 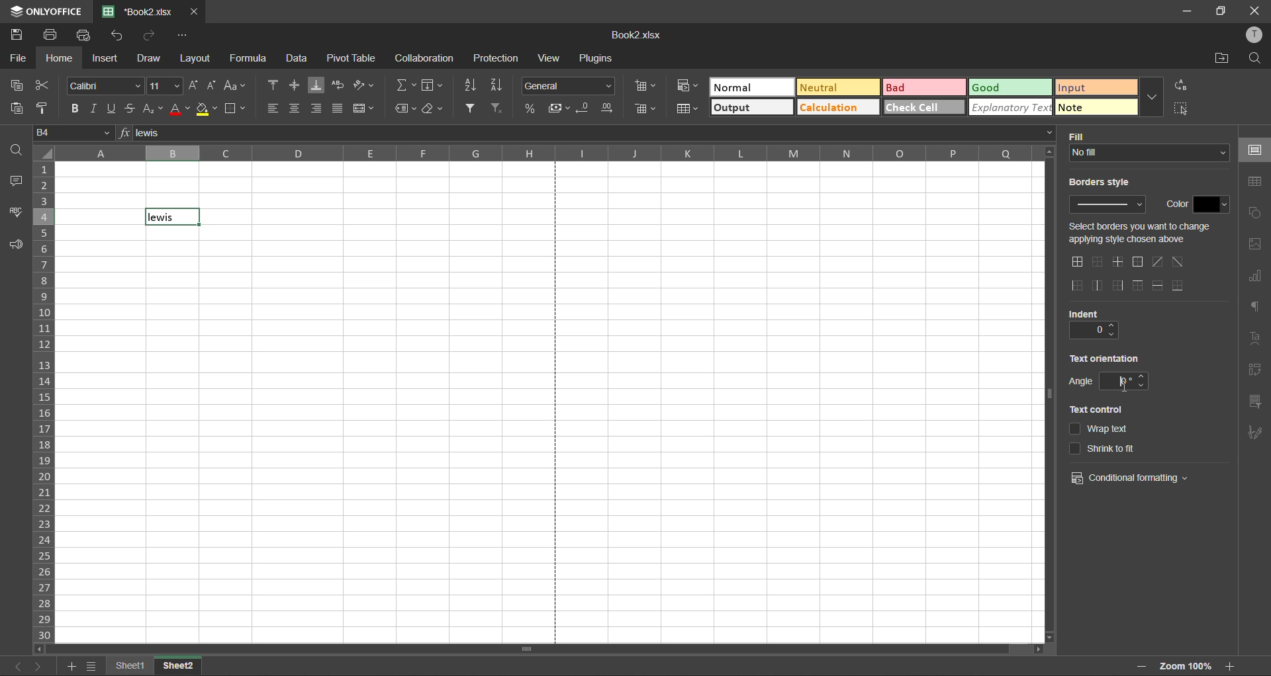 What do you see at coordinates (126, 666) in the screenshot?
I see `sheet names` at bounding box center [126, 666].